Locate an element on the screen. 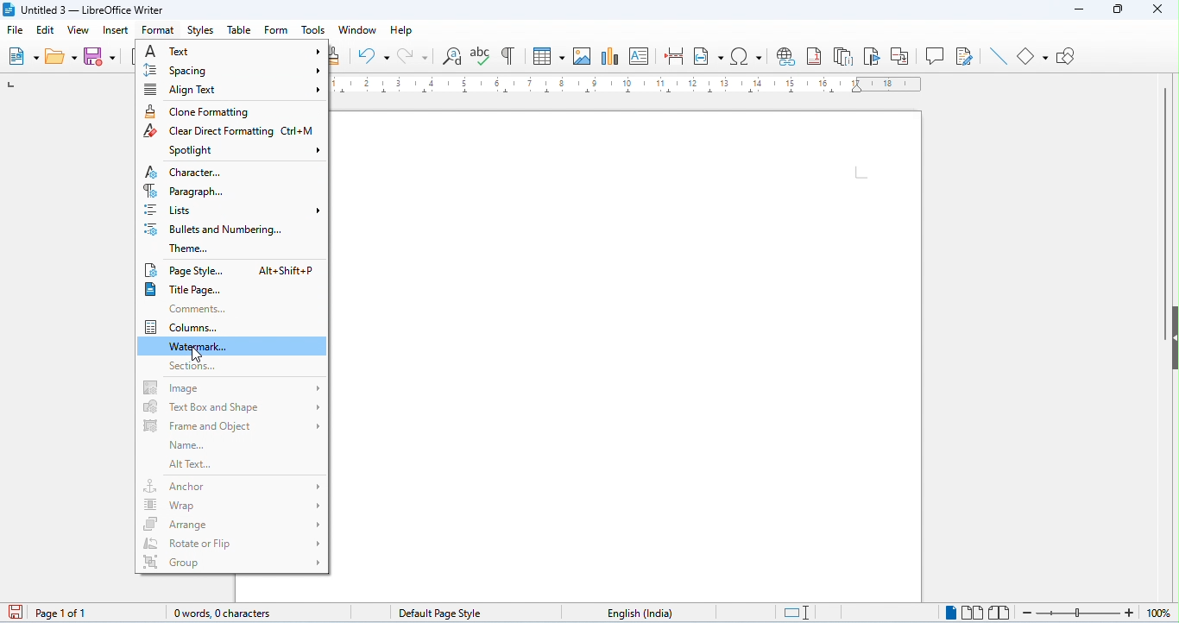 This screenshot has width=1179, height=623. help is located at coordinates (401, 31).